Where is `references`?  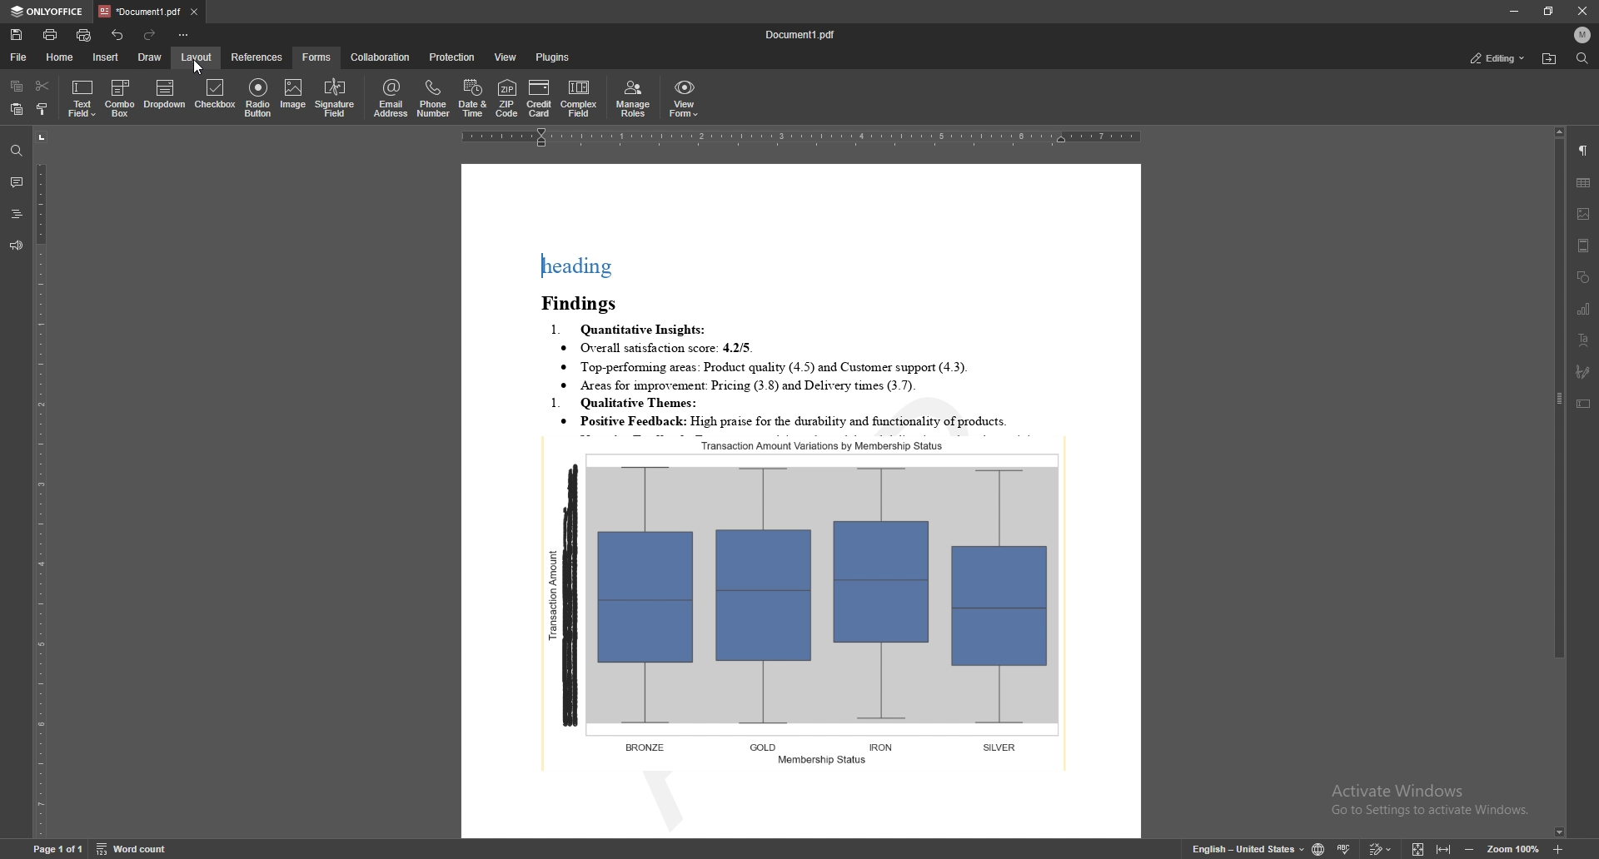
references is located at coordinates (258, 57).